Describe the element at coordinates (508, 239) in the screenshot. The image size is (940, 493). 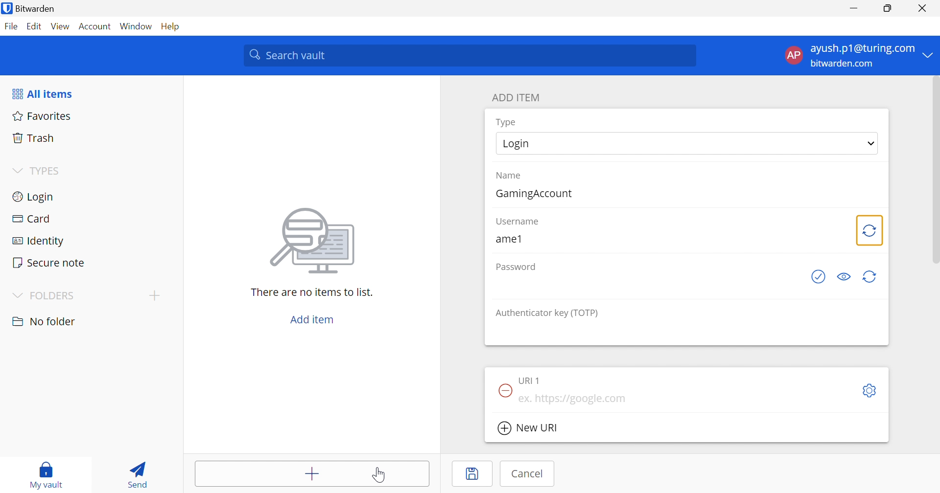
I see `ame1` at that location.